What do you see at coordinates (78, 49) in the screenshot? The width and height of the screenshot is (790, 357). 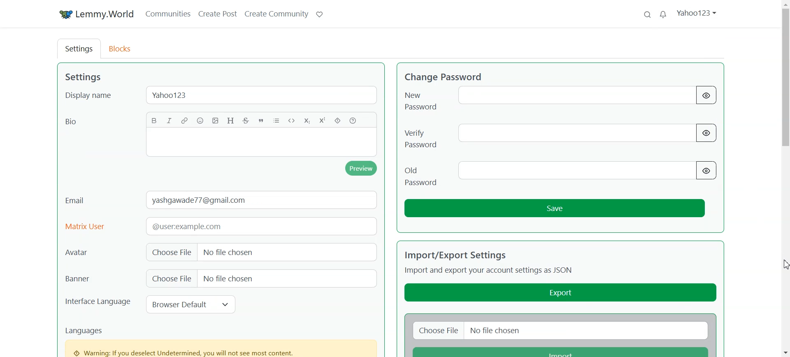 I see `Settings` at bounding box center [78, 49].